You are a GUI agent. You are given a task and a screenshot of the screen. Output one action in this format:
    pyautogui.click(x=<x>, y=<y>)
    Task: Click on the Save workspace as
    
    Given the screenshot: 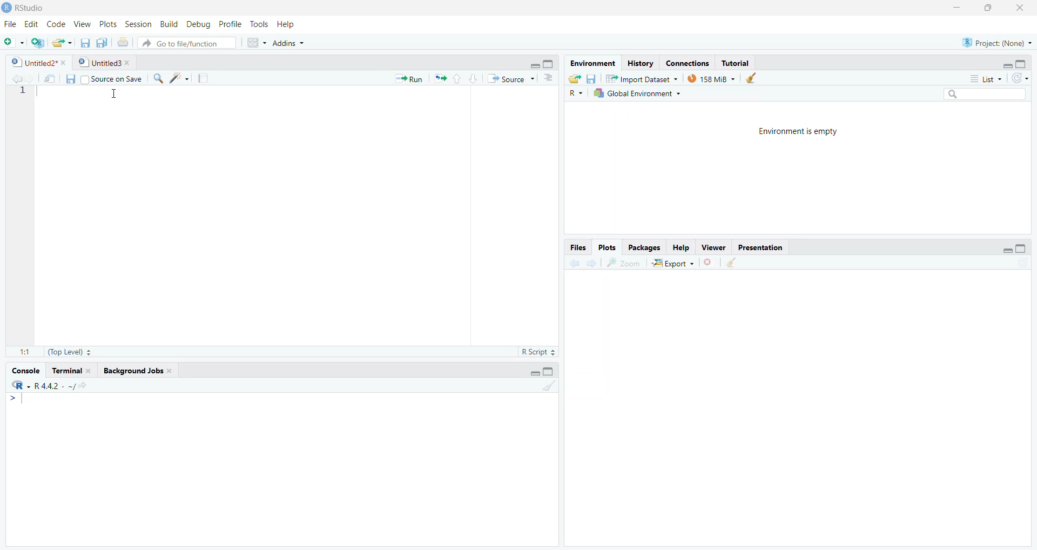 What is the action you would take?
    pyautogui.click(x=594, y=77)
    